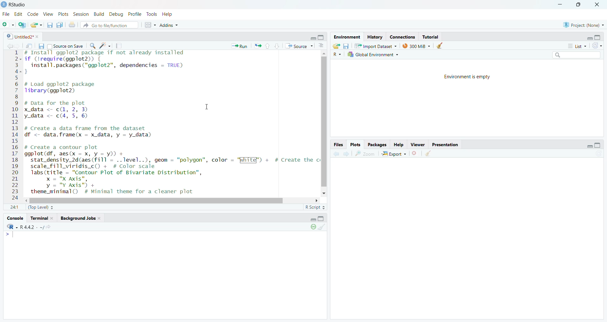  I want to click on View, so click(47, 15).